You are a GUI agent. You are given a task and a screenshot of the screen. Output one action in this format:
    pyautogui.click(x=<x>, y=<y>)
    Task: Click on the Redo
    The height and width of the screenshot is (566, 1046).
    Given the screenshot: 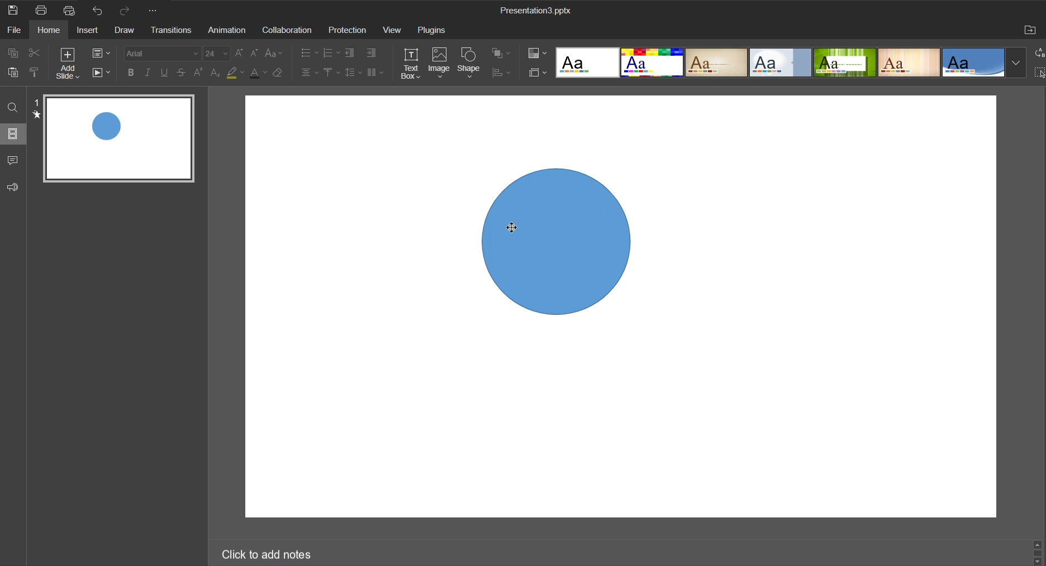 What is the action you would take?
    pyautogui.click(x=123, y=11)
    